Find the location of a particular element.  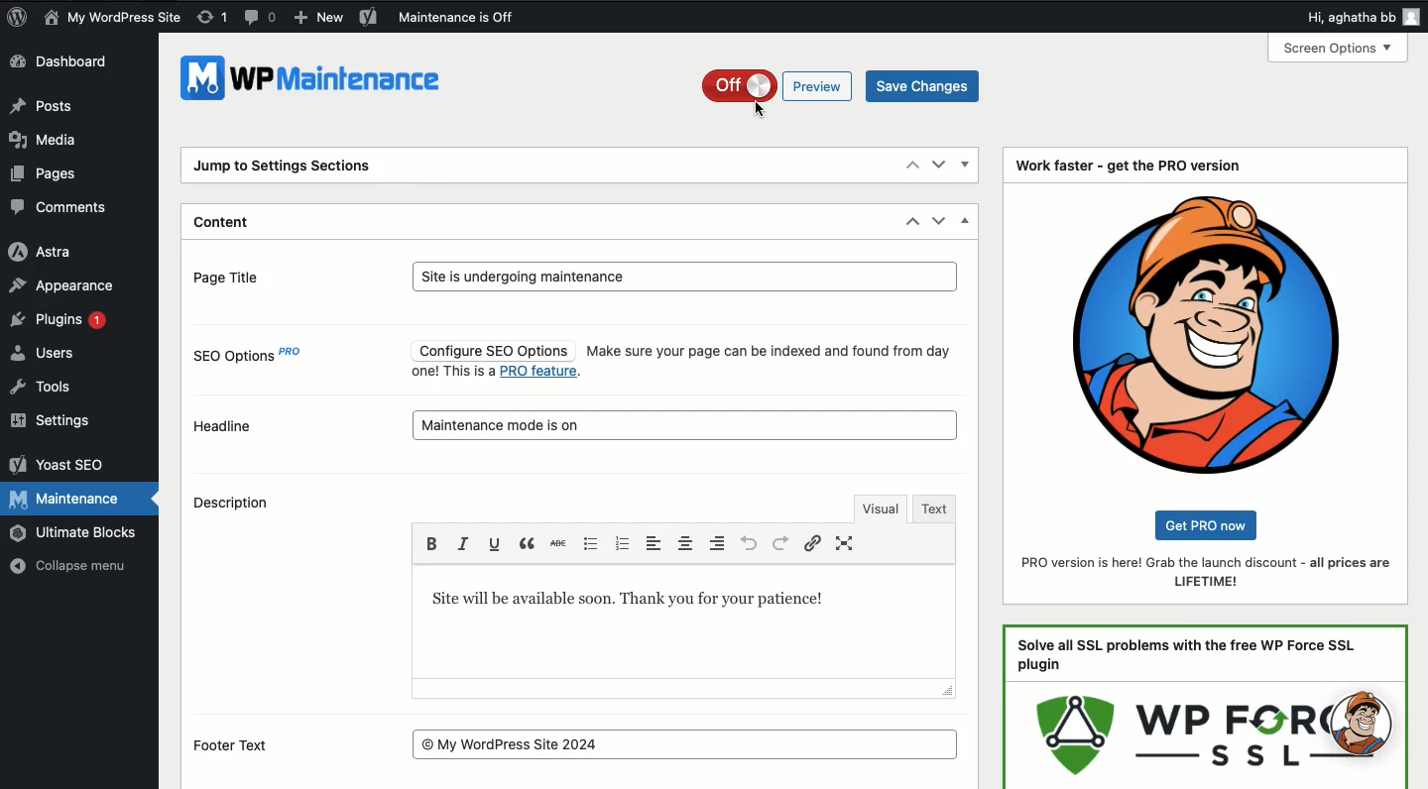

Settings is located at coordinates (56, 421).